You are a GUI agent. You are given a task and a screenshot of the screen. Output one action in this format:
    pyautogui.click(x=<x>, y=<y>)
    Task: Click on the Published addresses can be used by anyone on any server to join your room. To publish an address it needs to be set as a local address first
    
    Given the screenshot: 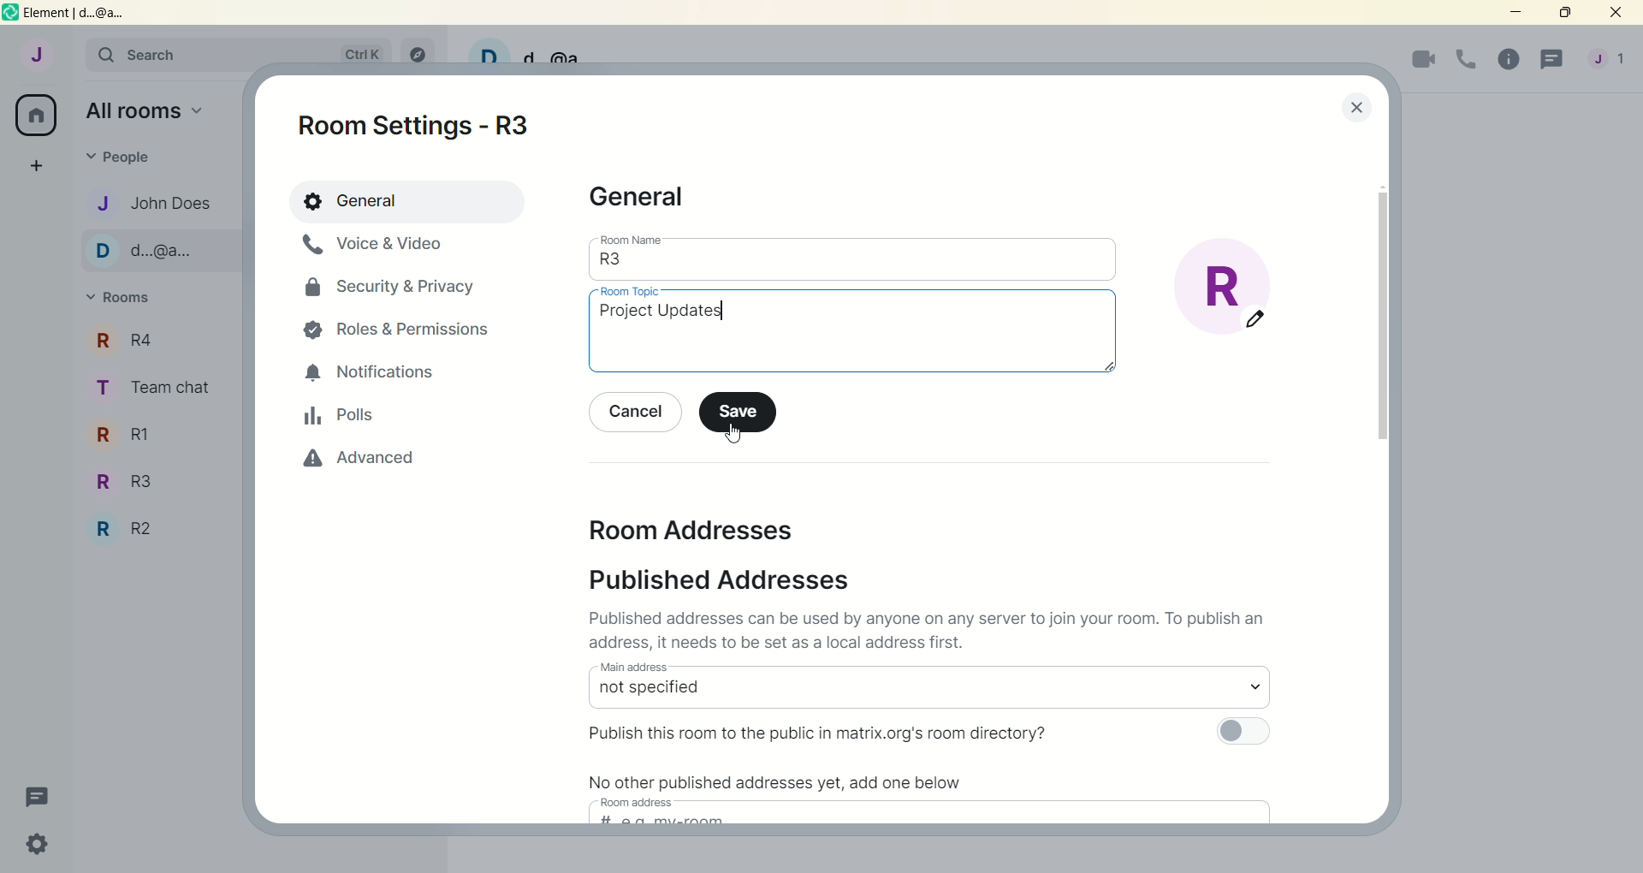 What is the action you would take?
    pyautogui.click(x=935, y=630)
    